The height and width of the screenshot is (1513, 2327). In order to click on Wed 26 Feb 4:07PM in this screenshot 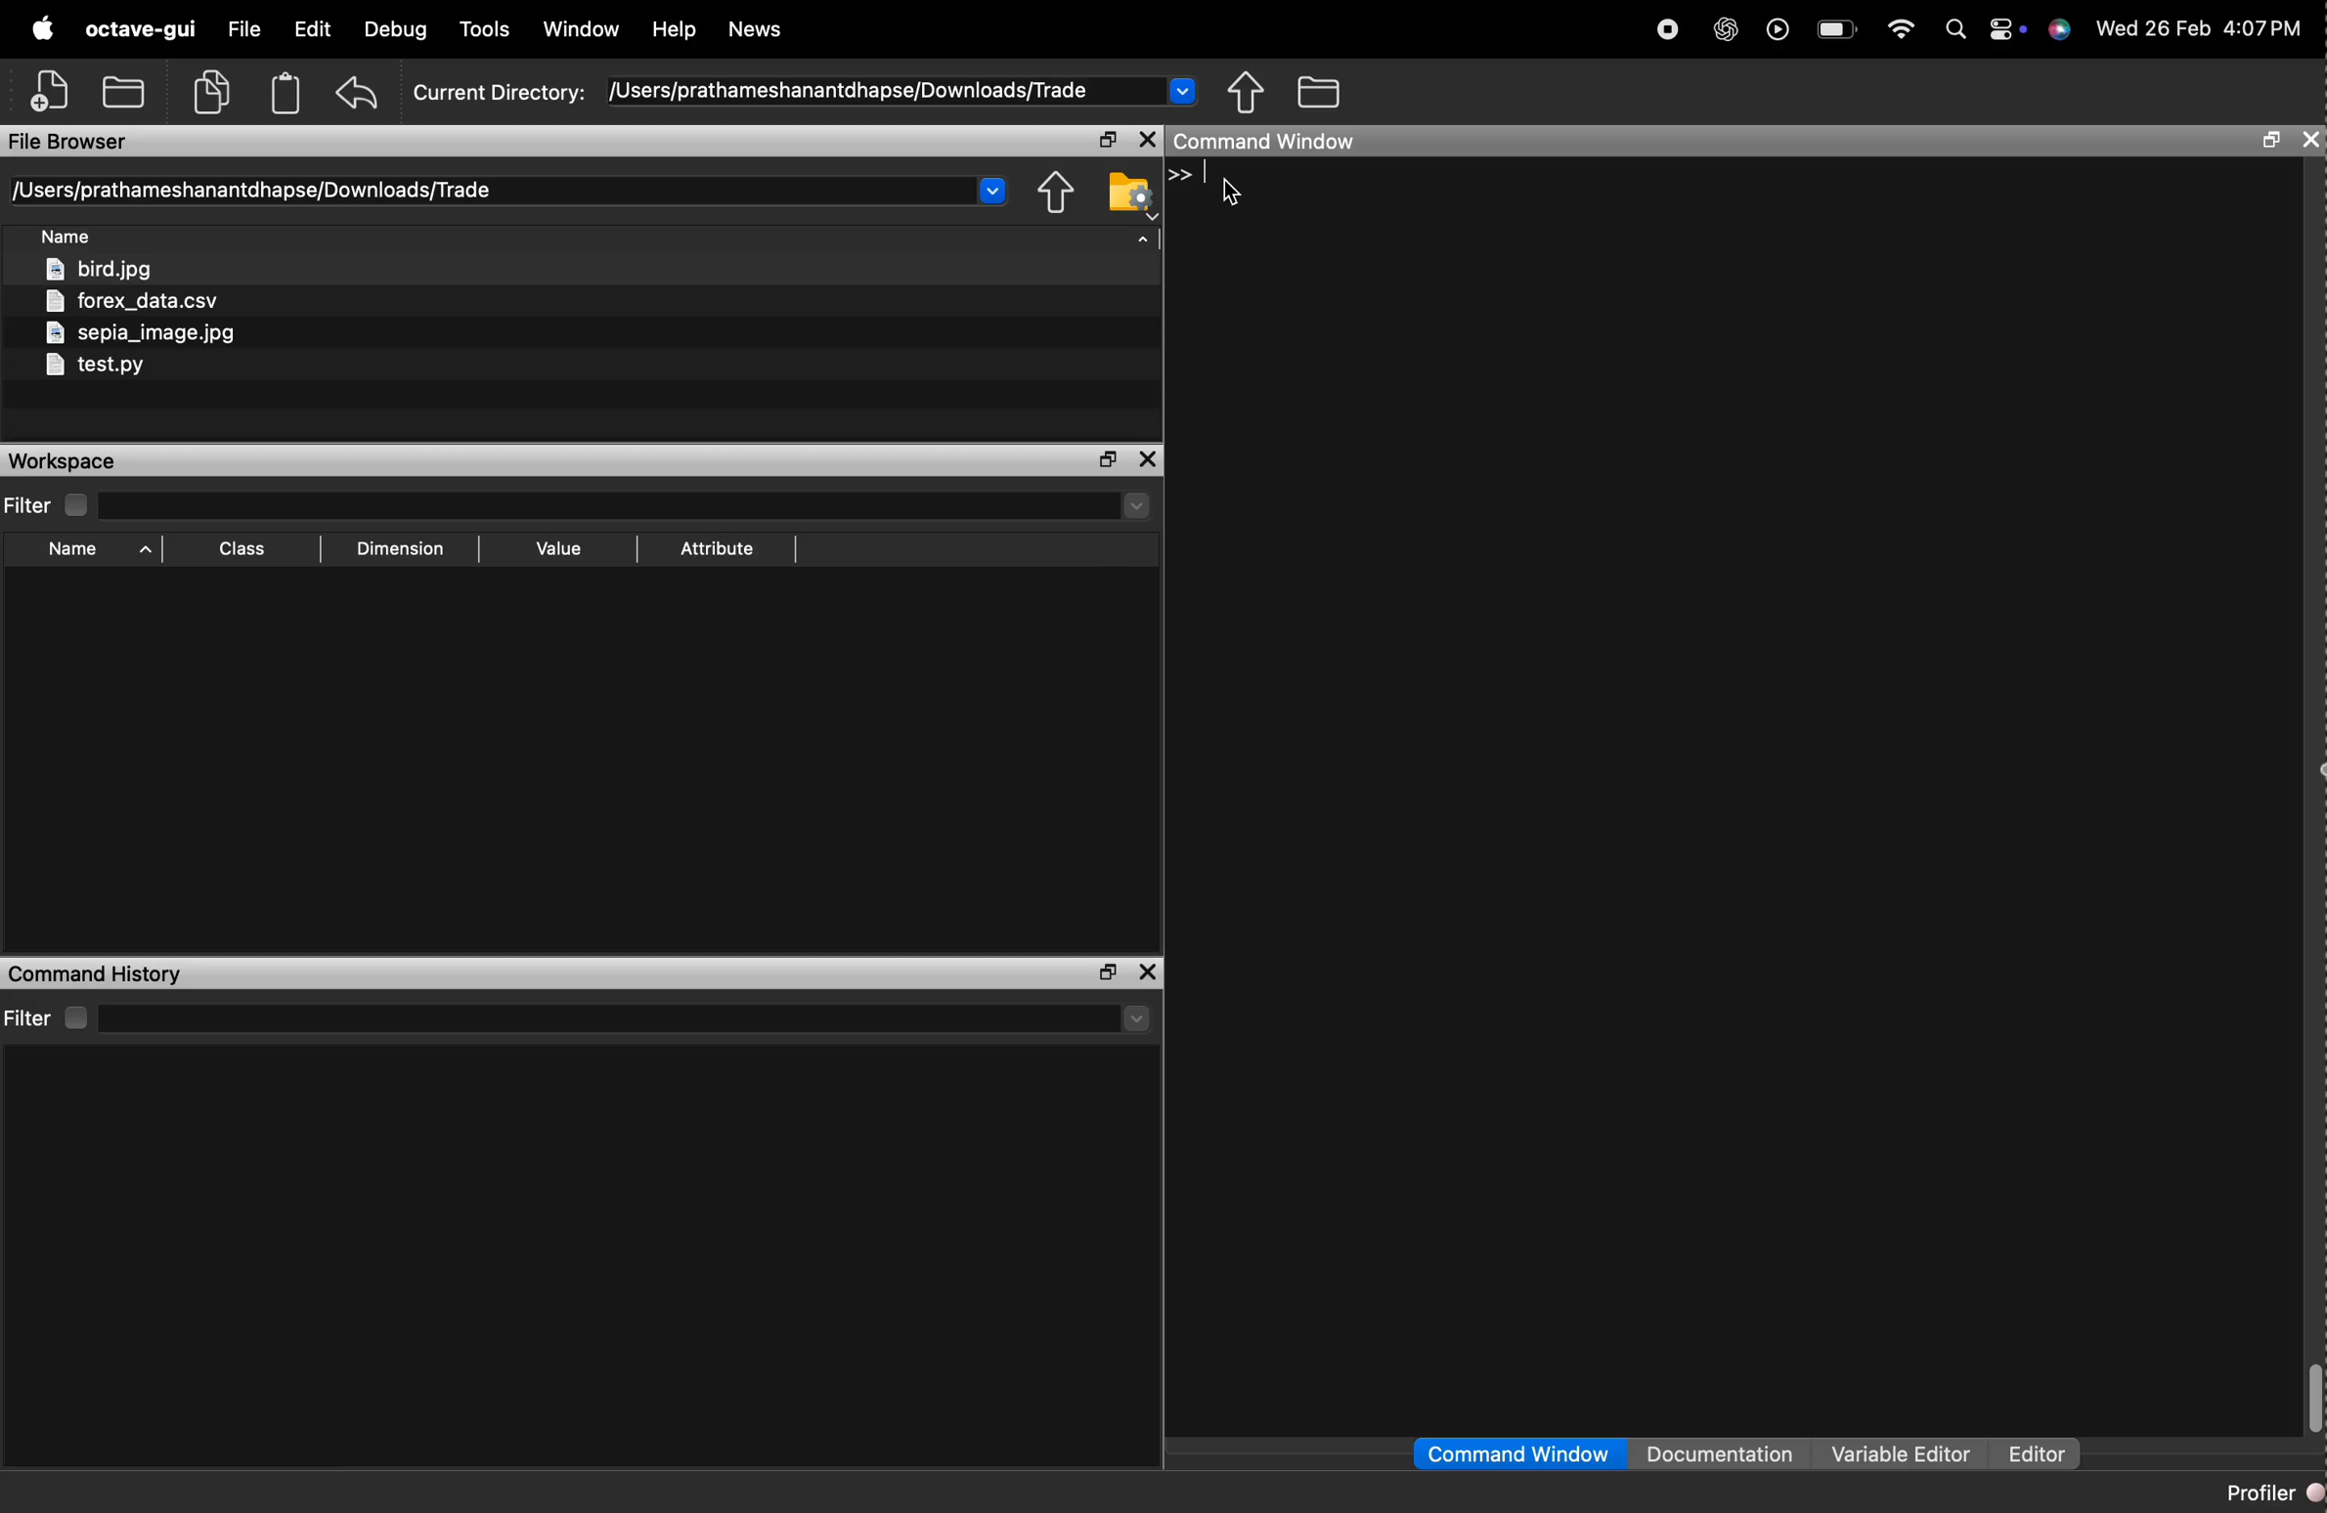, I will do `click(2195, 30)`.